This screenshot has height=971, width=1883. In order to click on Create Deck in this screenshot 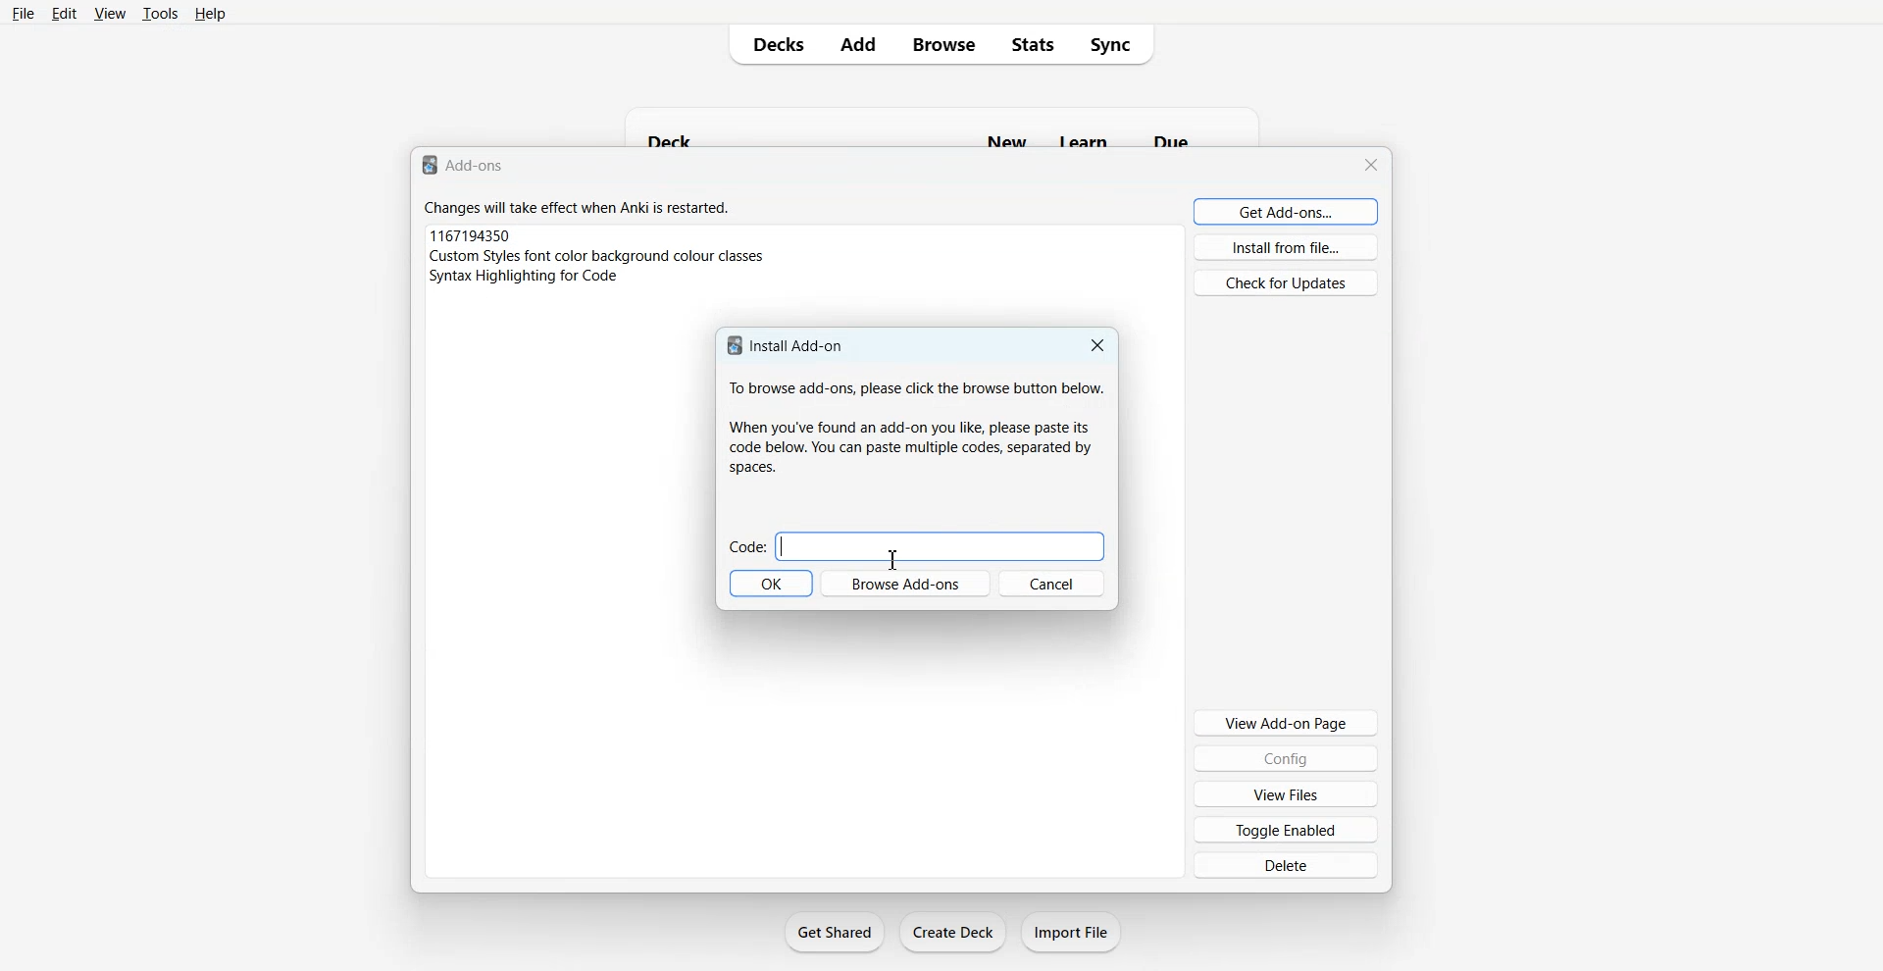, I will do `click(952, 932)`.